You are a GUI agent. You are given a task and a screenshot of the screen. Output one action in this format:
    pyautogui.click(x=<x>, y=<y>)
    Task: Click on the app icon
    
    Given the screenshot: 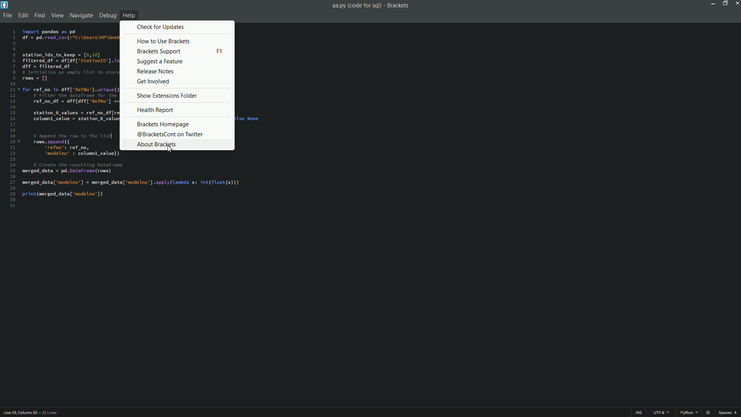 What is the action you would take?
    pyautogui.click(x=5, y=5)
    